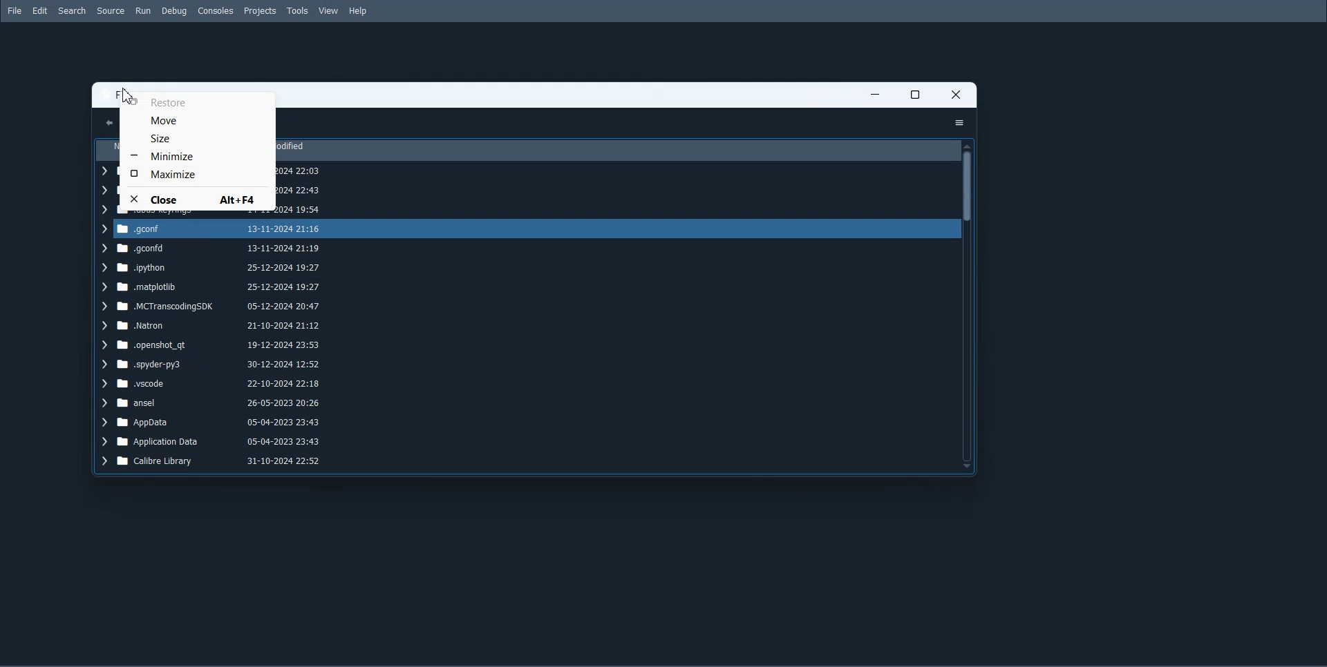 The image size is (1327, 667). I want to click on Move, so click(197, 119).